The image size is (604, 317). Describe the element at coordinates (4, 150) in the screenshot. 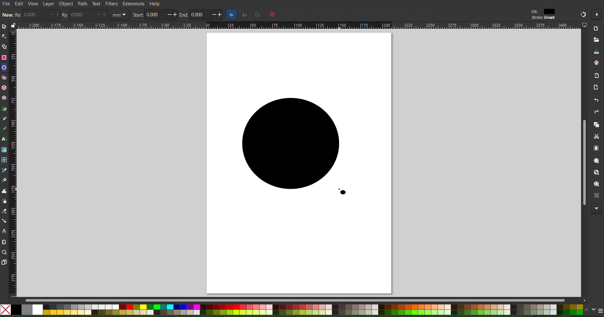

I see `Gradient Tool` at that location.